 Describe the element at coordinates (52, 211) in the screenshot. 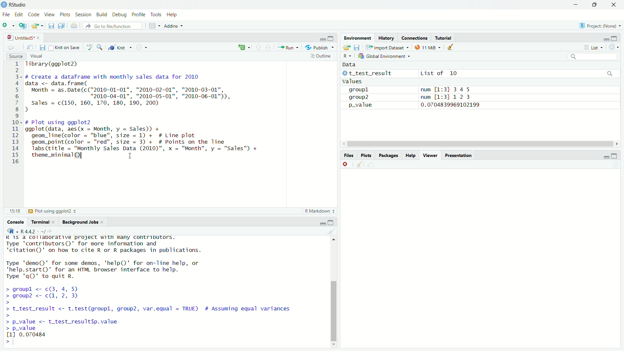

I see `Plot using ggplot2` at that location.